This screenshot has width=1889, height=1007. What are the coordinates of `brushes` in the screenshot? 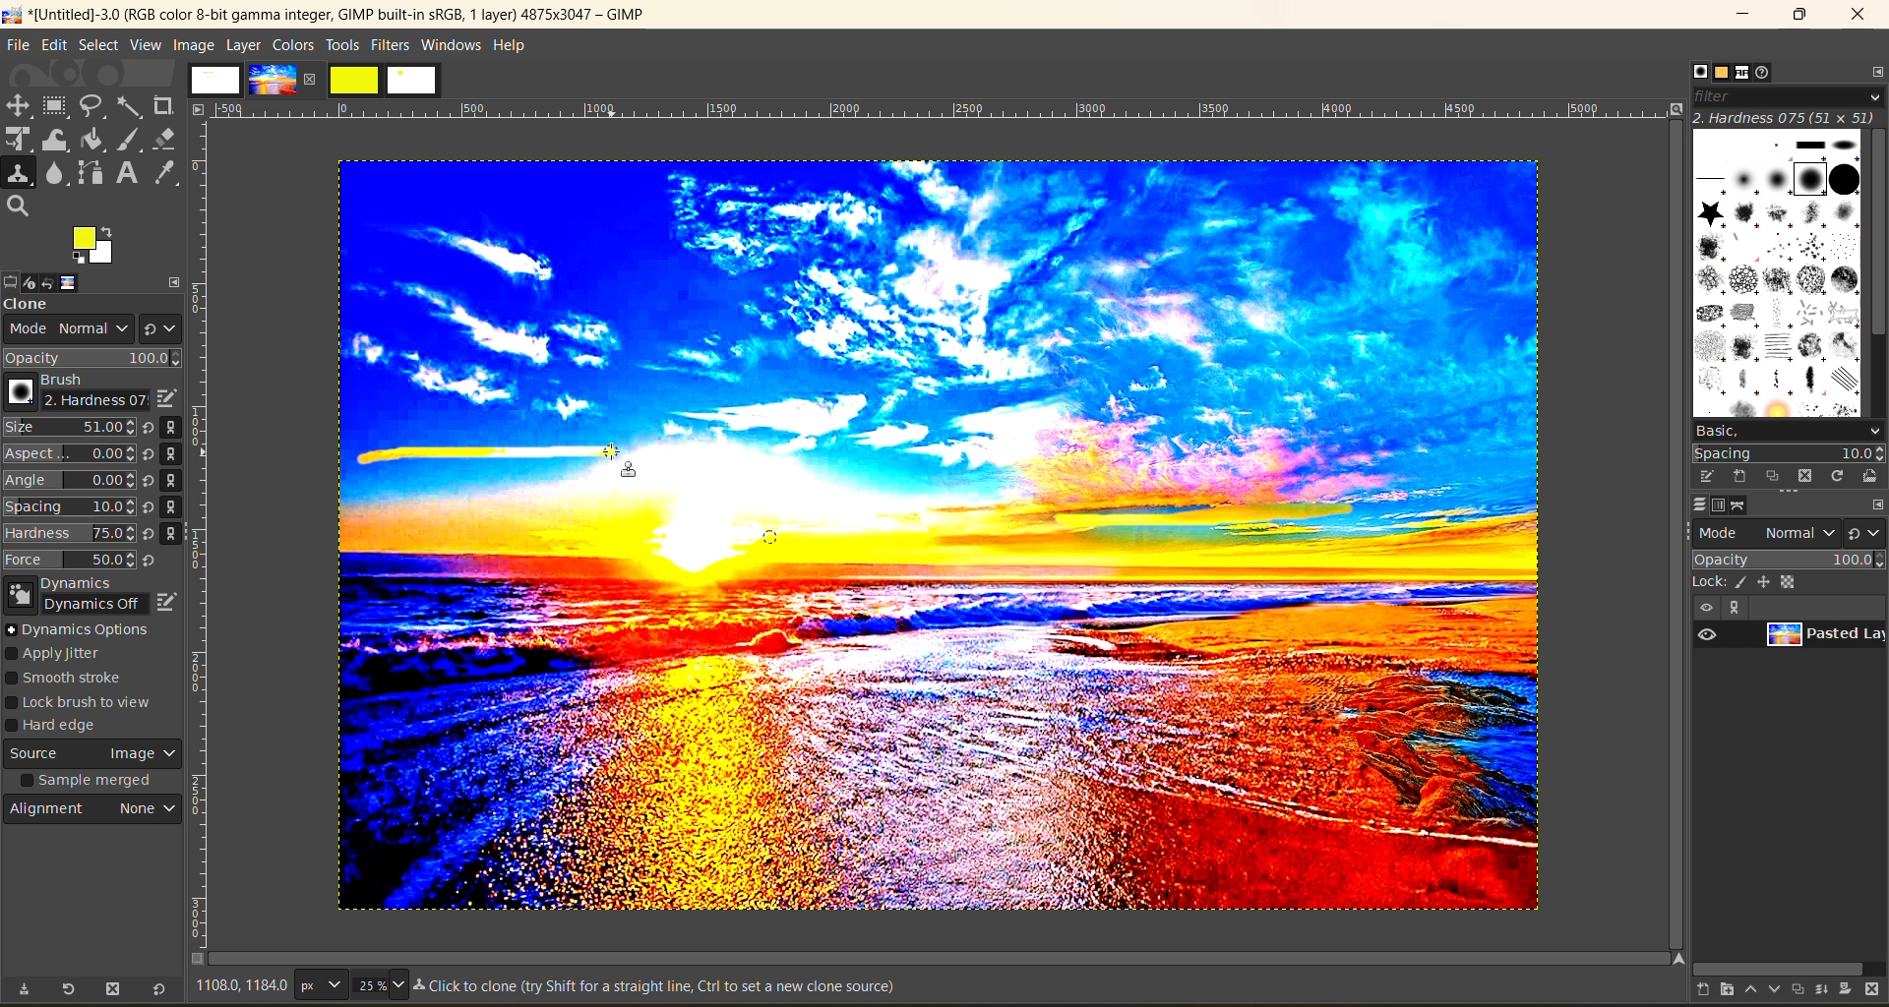 It's located at (1693, 71).